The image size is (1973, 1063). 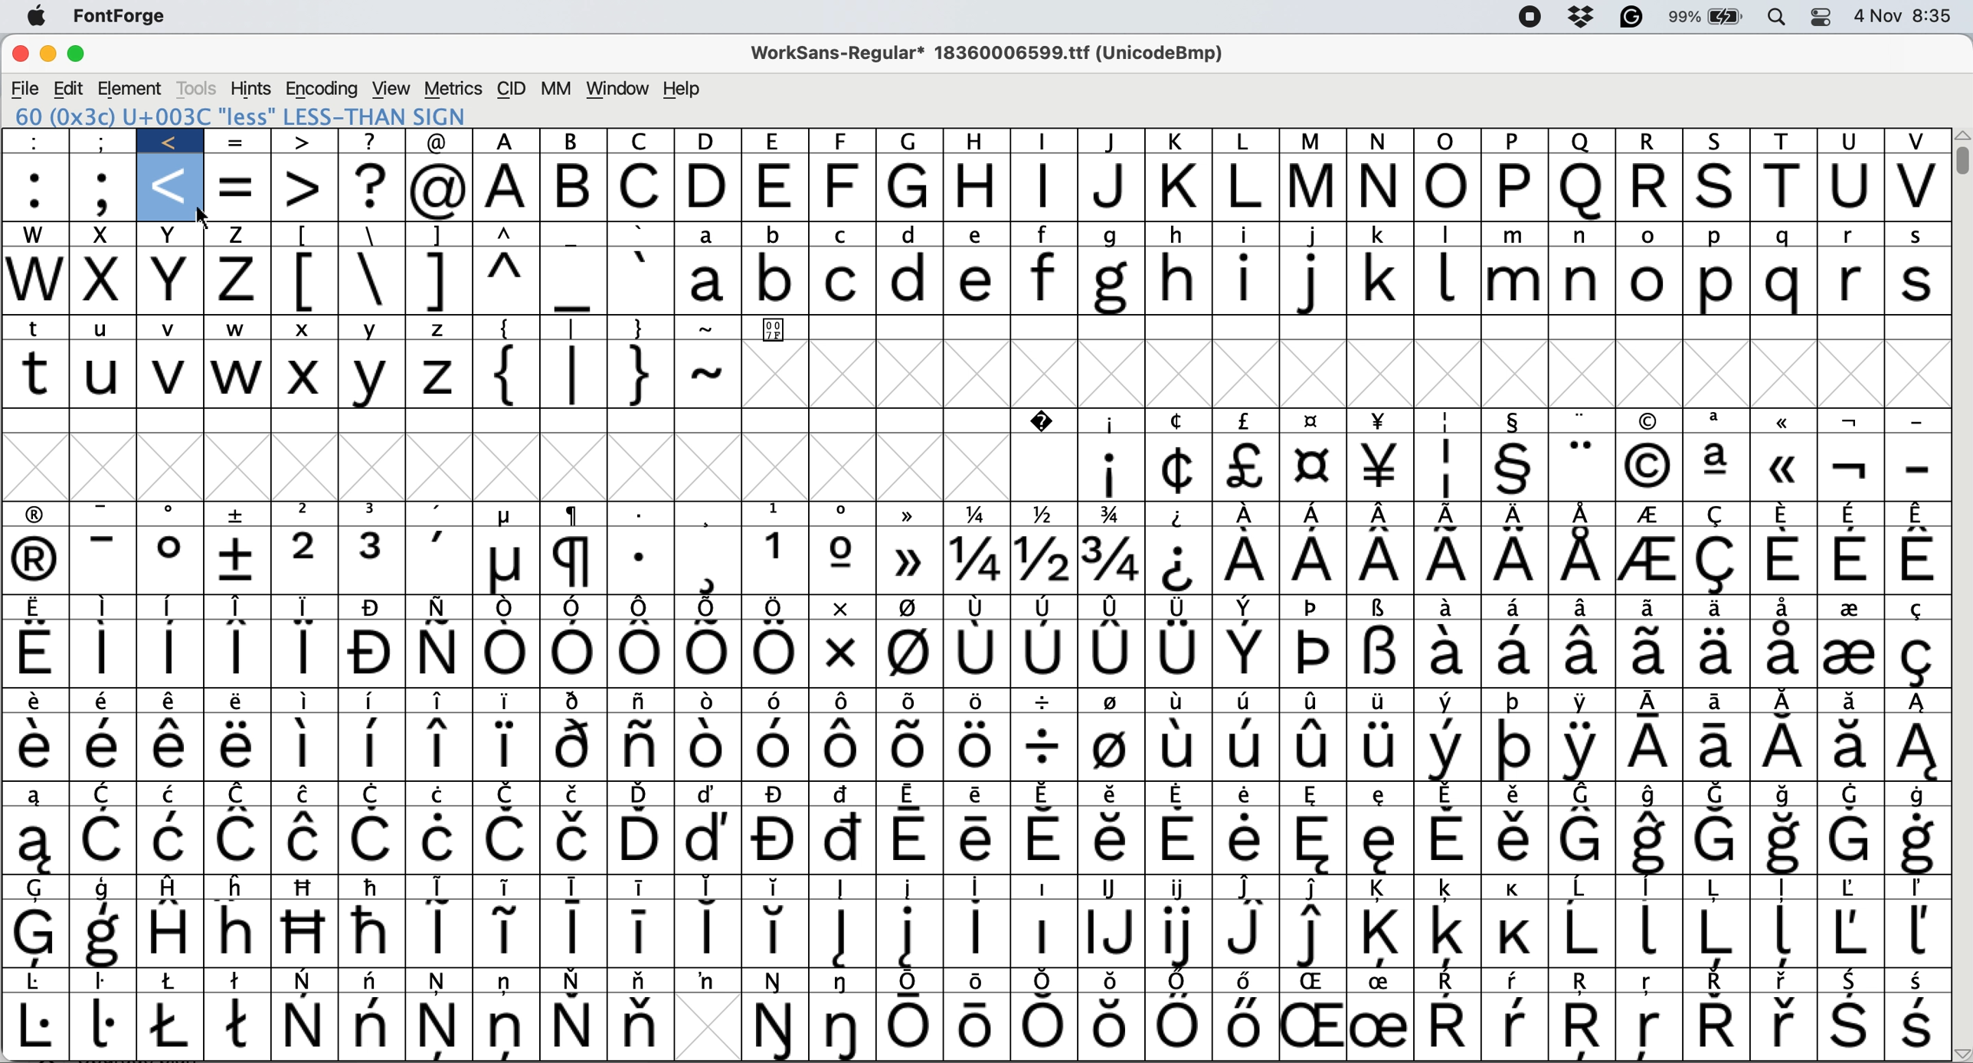 What do you see at coordinates (775, 698) in the screenshot?
I see `Symbol` at bounding box center [775, 698].